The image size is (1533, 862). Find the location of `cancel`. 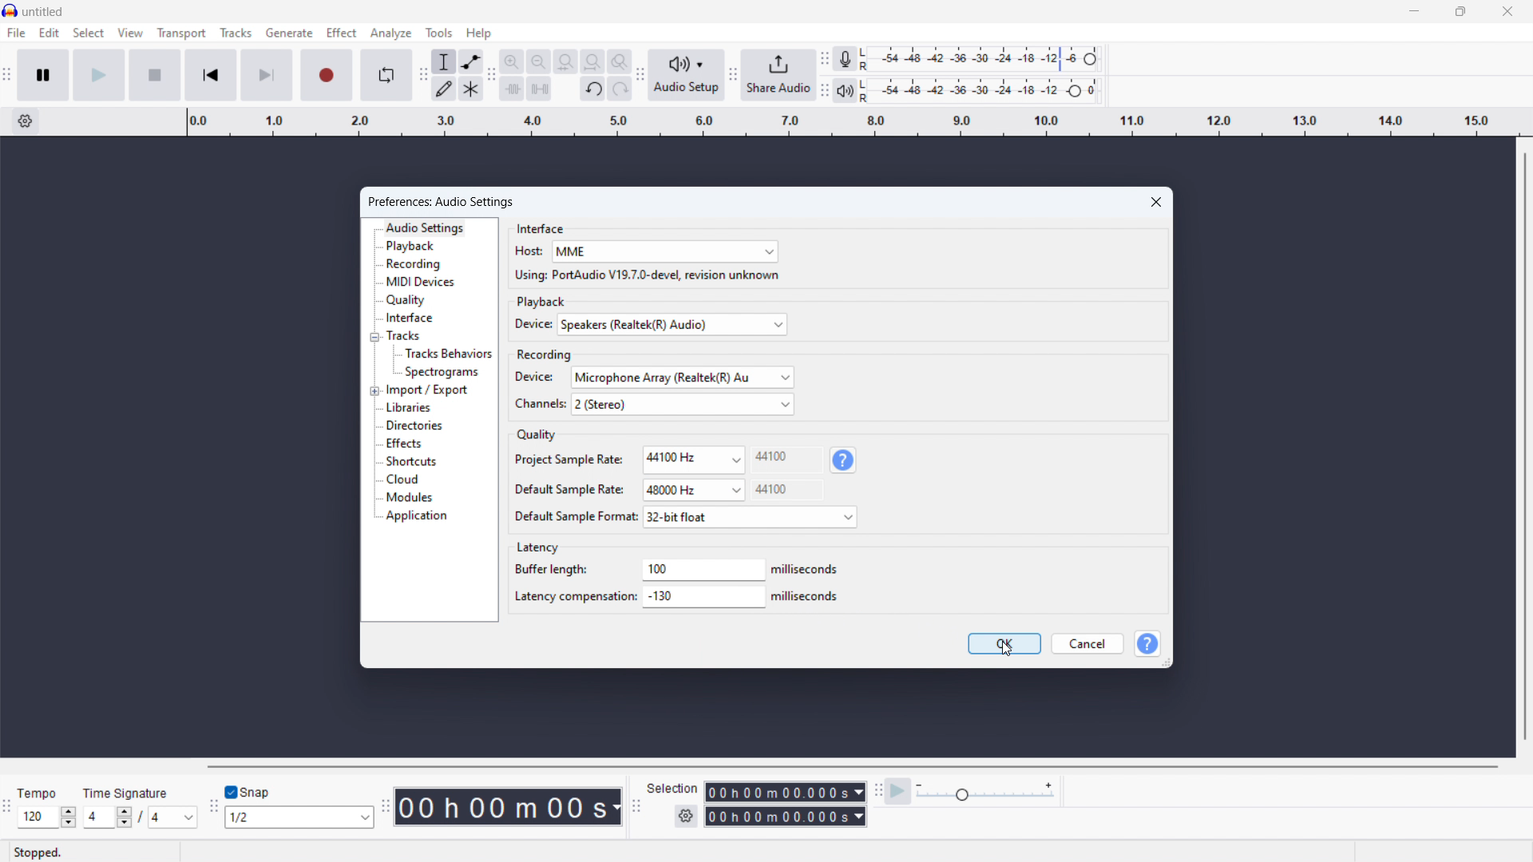

cancel is located at coordinates (1085, 644).